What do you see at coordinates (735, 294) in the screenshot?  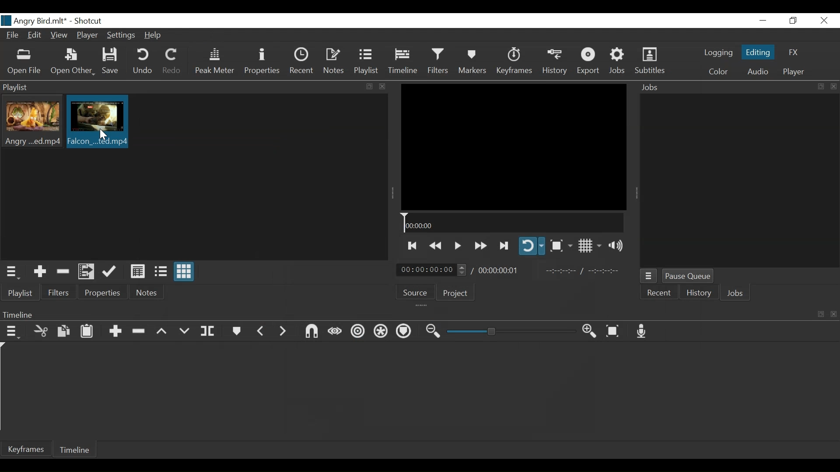 I see `Jobs` at bounding box center [735, 294].